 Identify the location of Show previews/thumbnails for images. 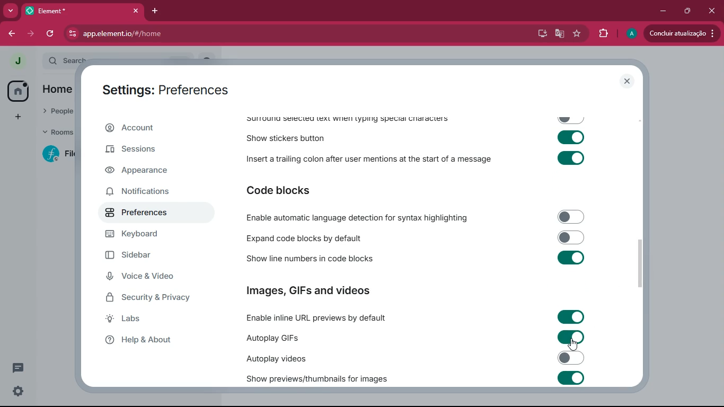
(417, 378).